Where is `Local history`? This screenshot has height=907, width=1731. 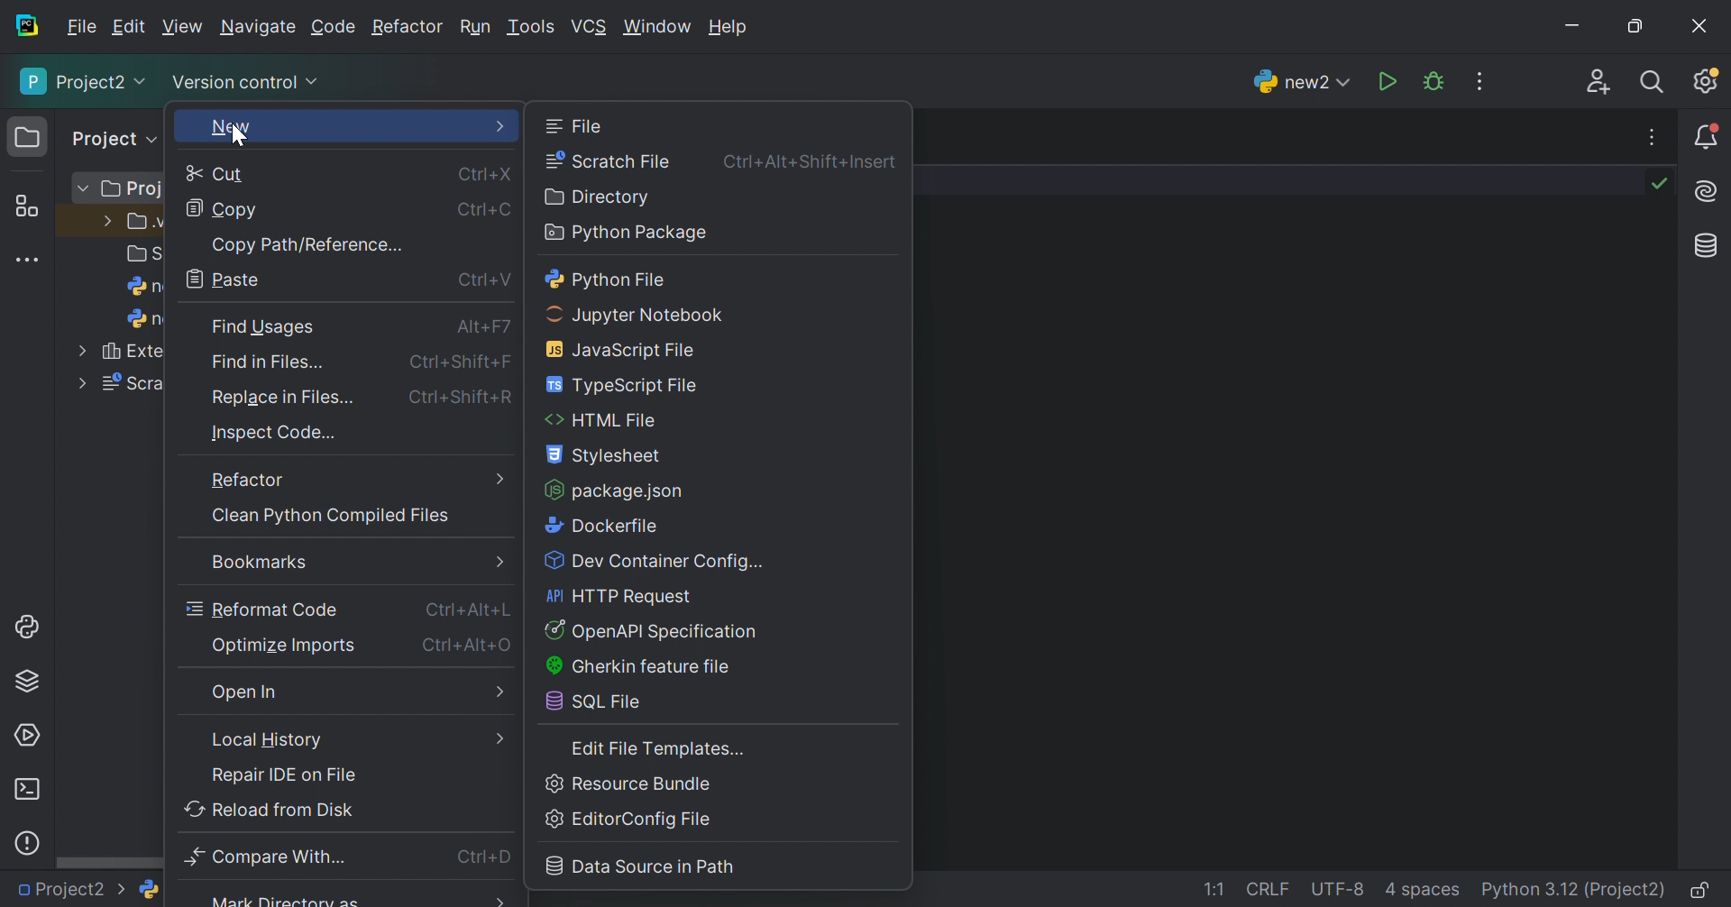
Local history is located at coordinates (269, 738).